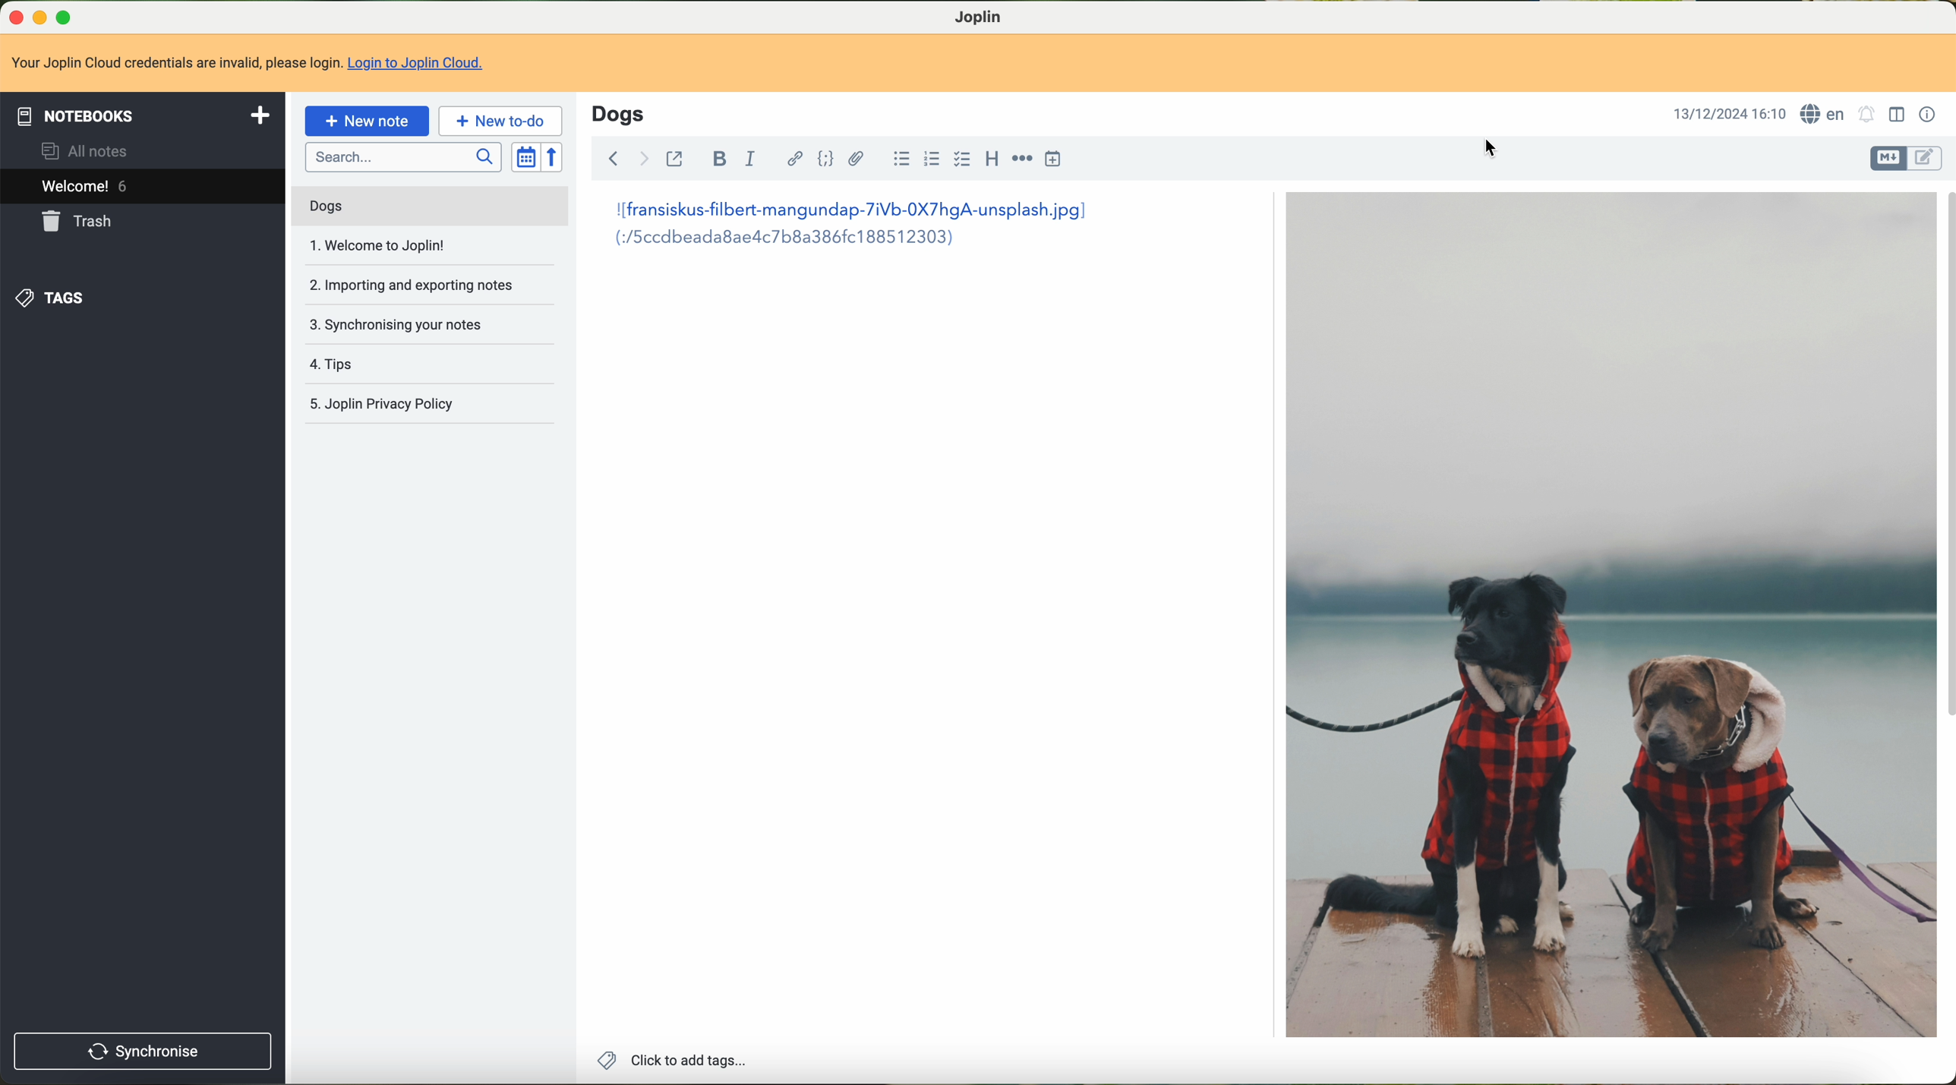 The image size is (1956, 1085). What do you see at coordinates (56, 295) in the screenshot?
I see `tags` at bounding box center [56, 295].